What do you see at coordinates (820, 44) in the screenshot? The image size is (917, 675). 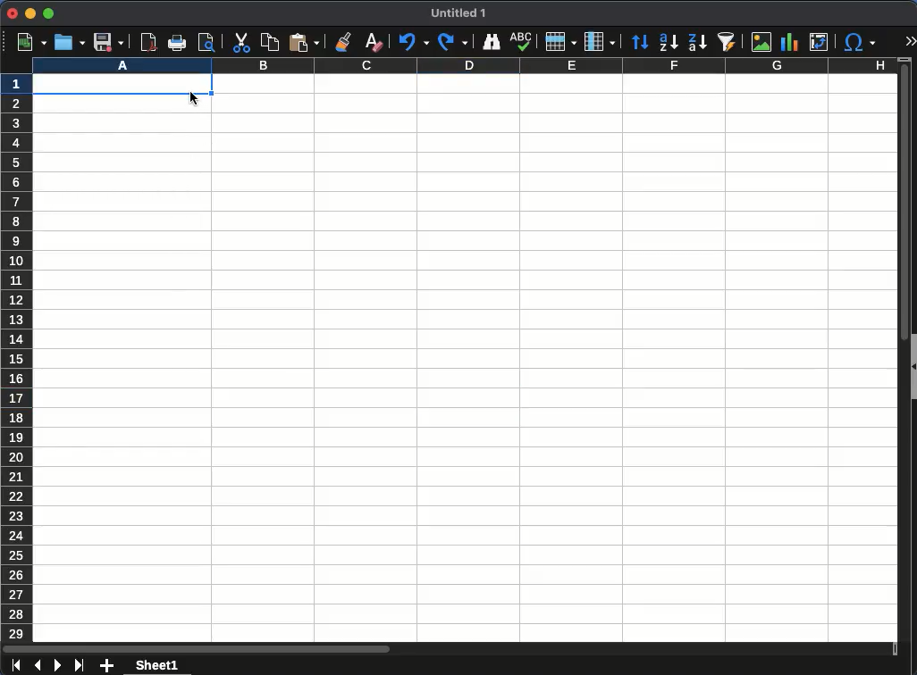 I see `pivot table` at bounding box center [820, 44].